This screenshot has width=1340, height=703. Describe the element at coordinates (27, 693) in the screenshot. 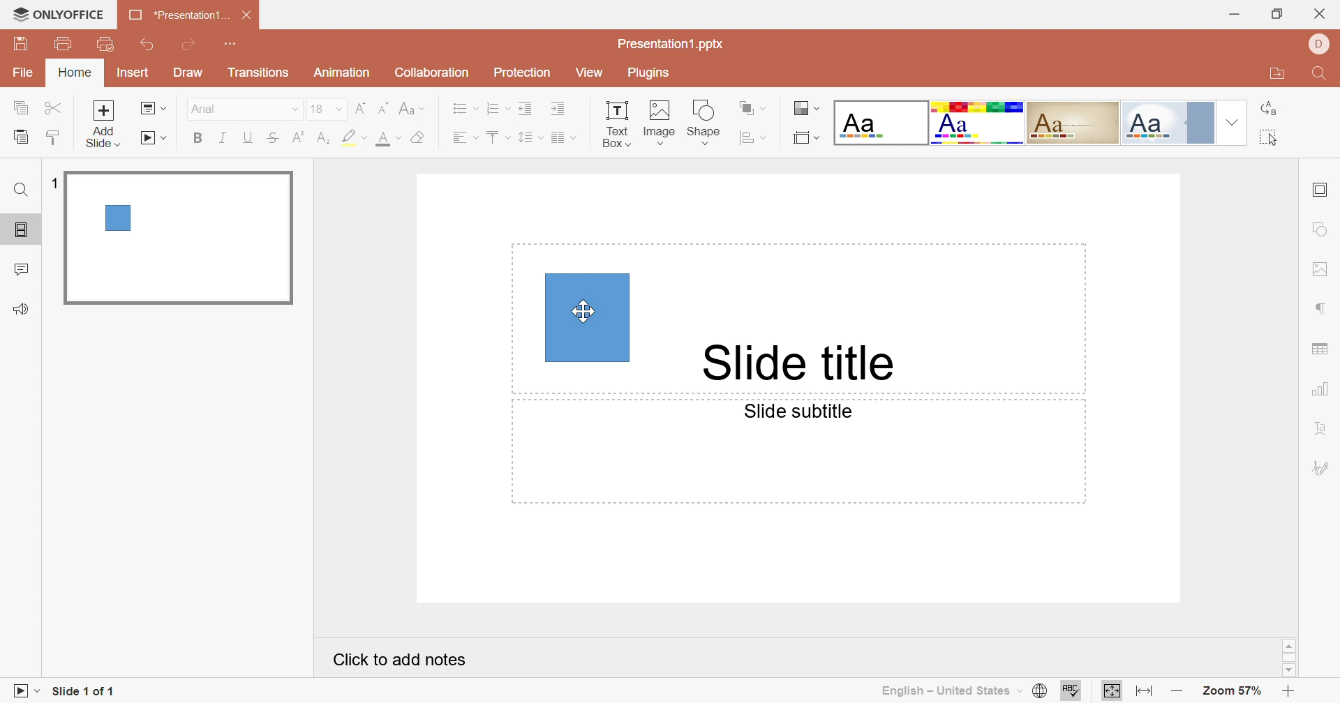

I see `Start slideshow` at that location.